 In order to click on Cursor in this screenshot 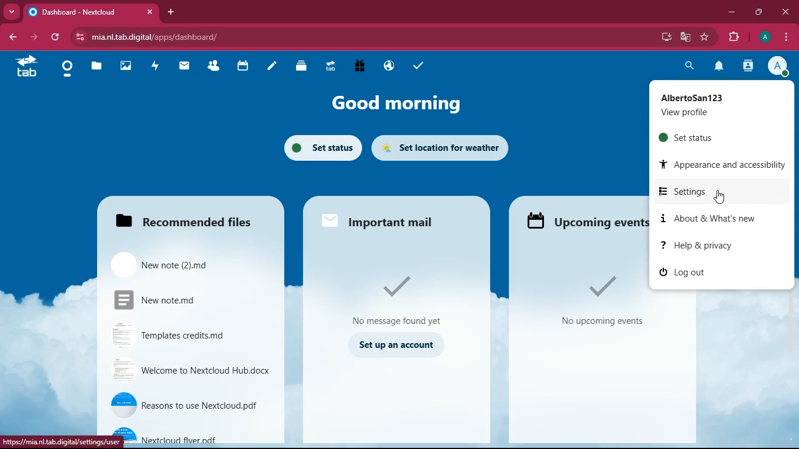, I will do `click(720, 196)`.